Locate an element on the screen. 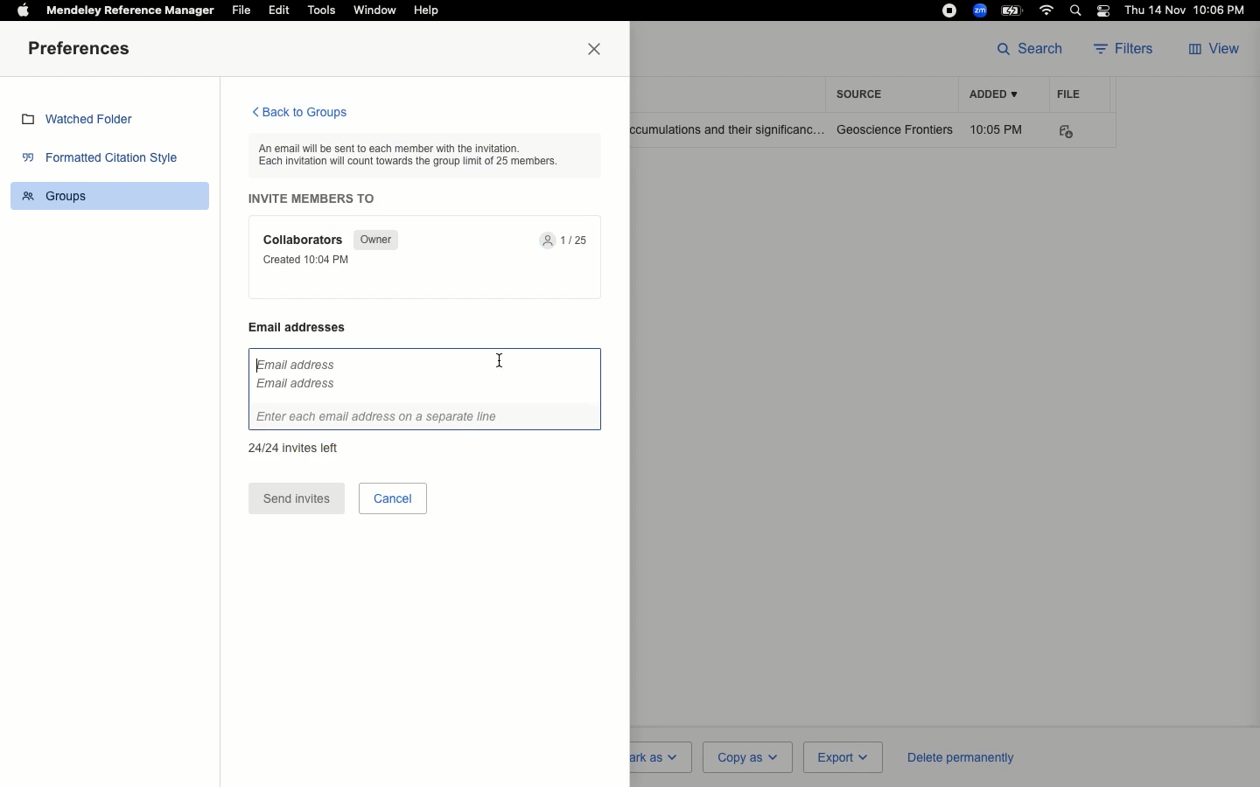  Back to groups is located at coordinates (298, 114).